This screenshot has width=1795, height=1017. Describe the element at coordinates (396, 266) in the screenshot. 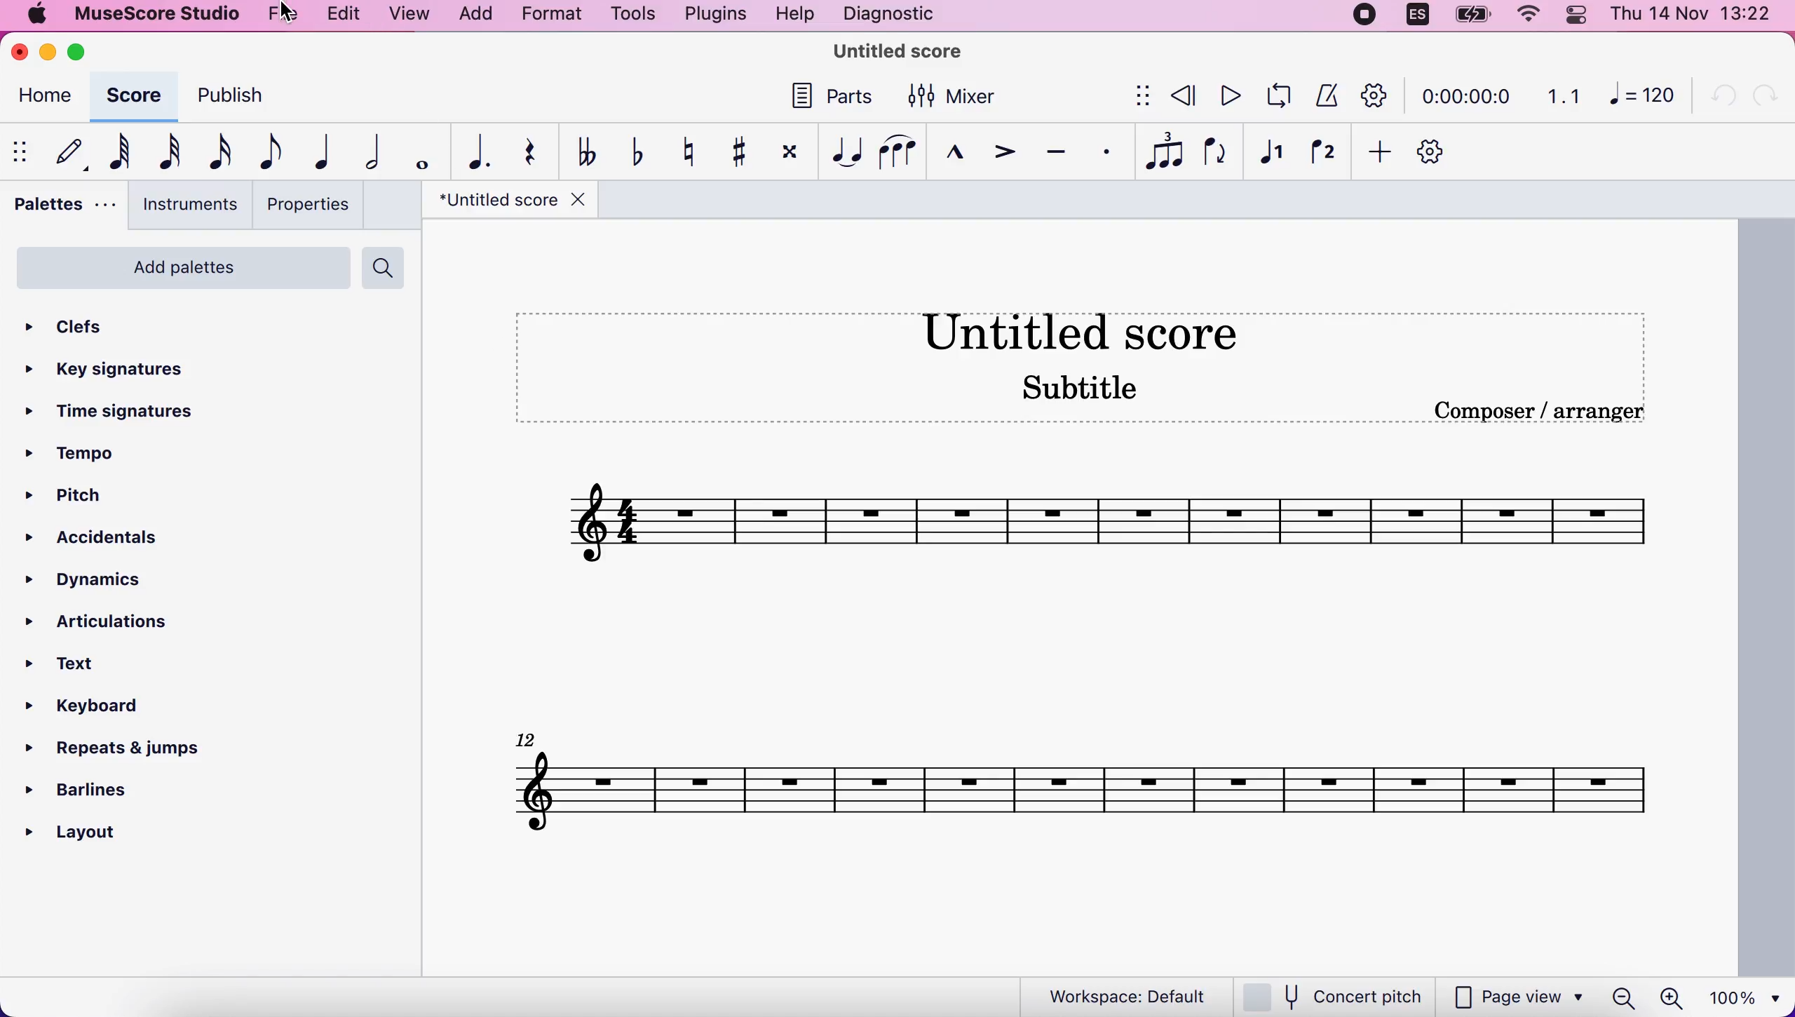

I see `search palettes` at that location.